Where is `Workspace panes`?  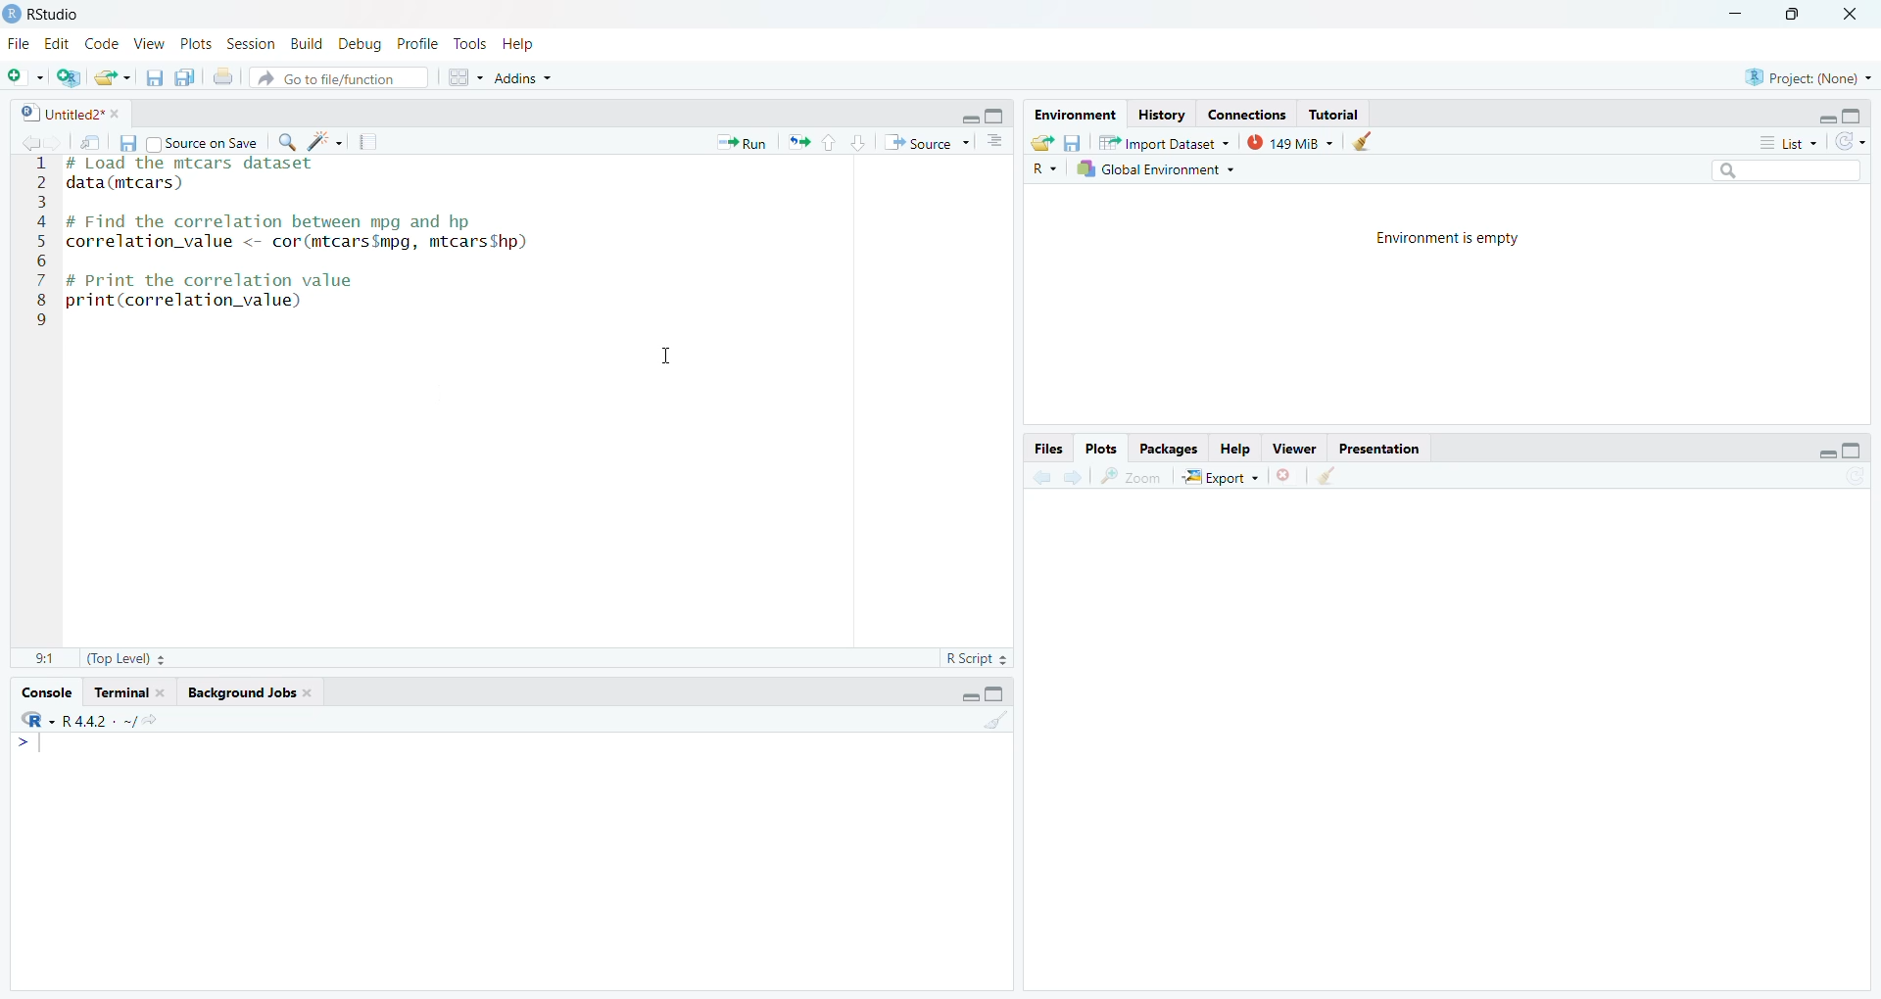 Workspace panes is located at coordinates (465, 76).